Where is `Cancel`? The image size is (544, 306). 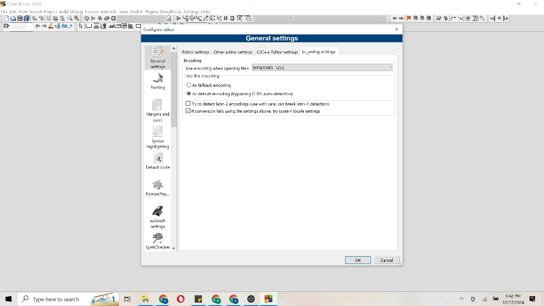
Cancel is located at coordinates (114, 18).